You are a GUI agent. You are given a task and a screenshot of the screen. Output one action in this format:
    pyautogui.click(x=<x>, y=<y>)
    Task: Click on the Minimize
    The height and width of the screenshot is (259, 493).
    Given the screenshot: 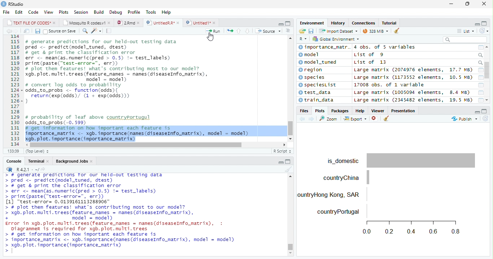 What is the action you would take?
    pyautogui.click(x=477, y=111)
    